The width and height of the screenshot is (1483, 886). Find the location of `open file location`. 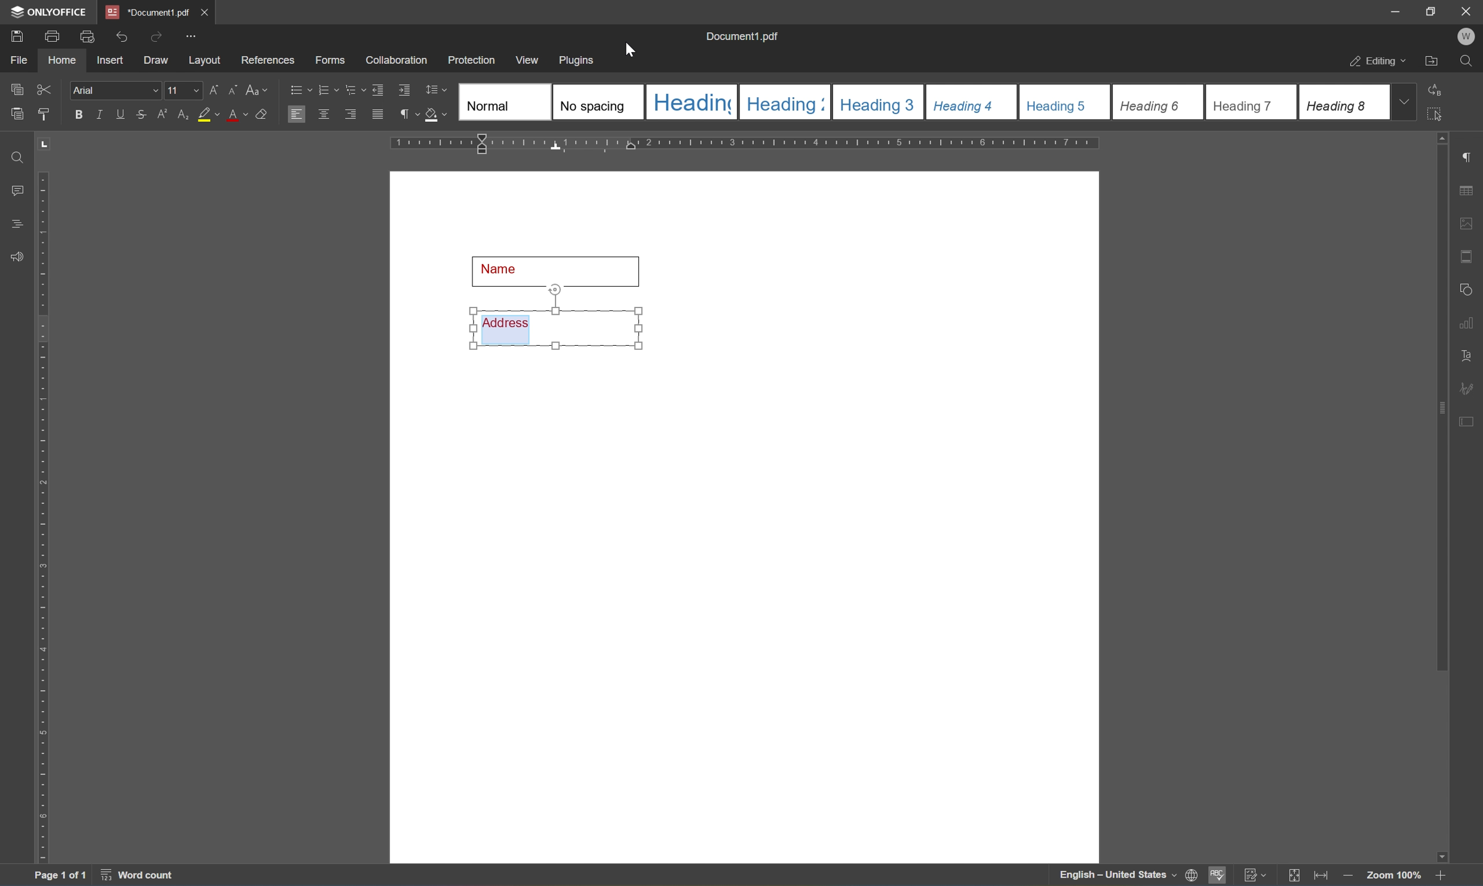

open file location is located at coordinates (1431, 61).